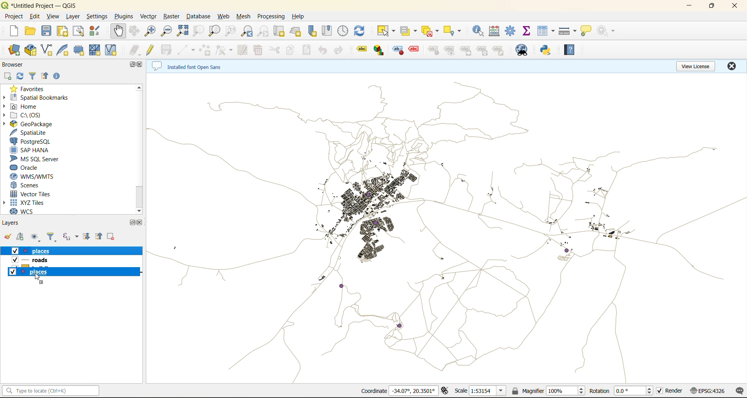 The height and width of the screenshot is (398, 747). I want to click on log messages, so click(737, 391).